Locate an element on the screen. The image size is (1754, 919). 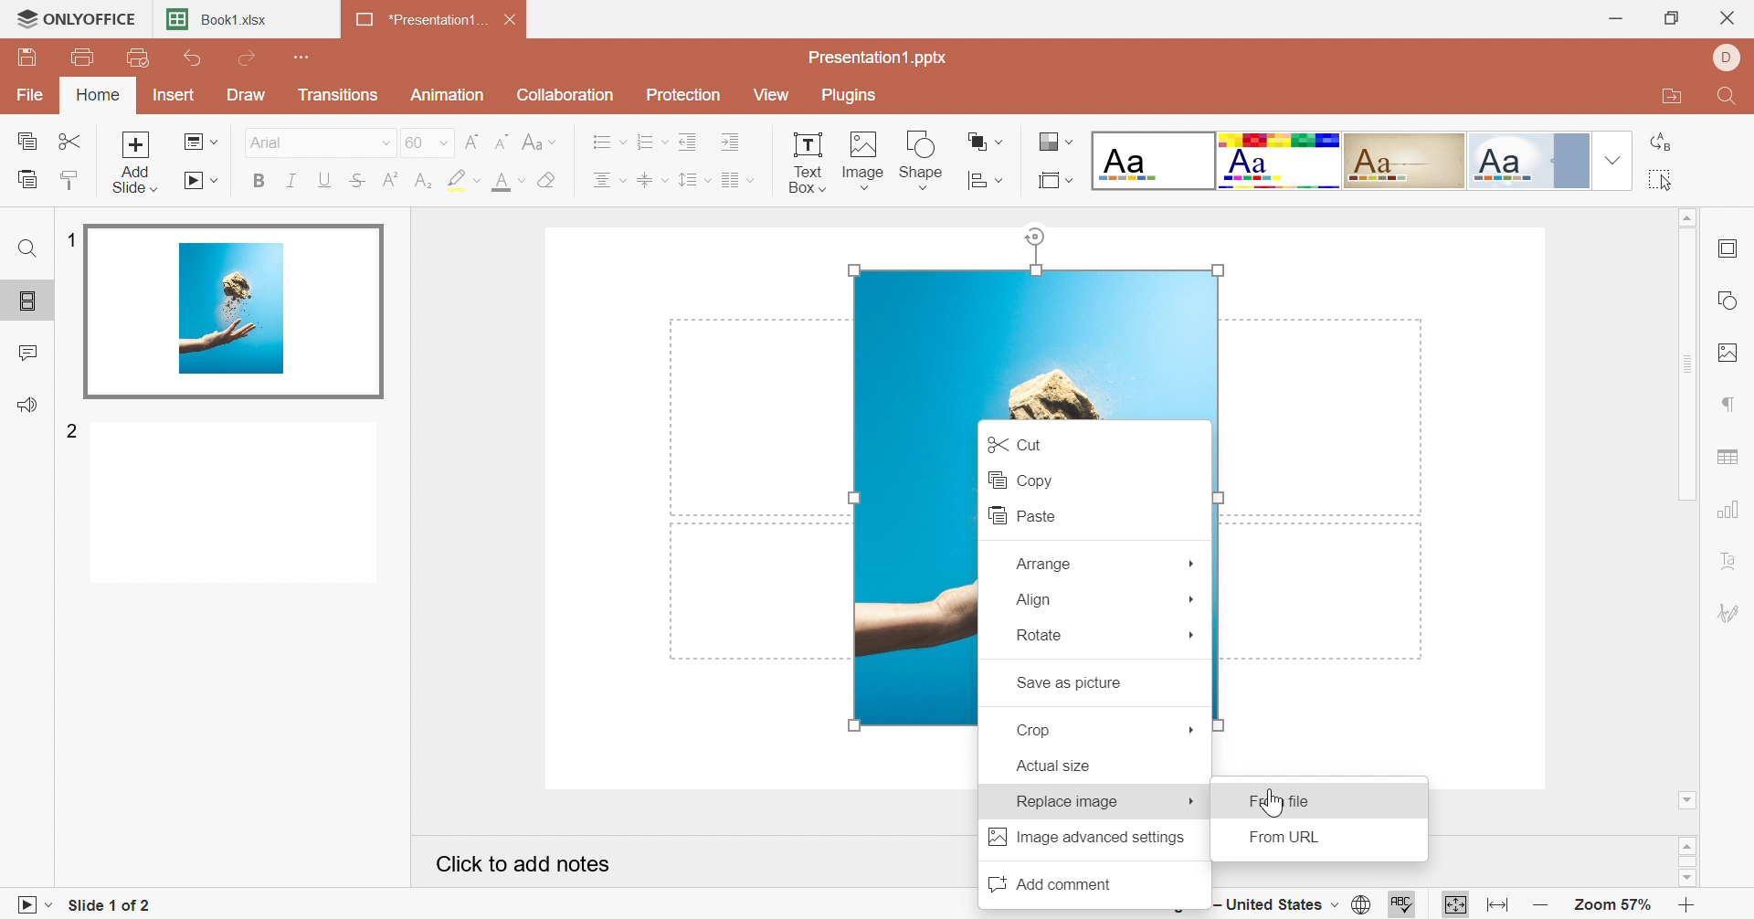
shape settings is located at coordinates (1730, 296).